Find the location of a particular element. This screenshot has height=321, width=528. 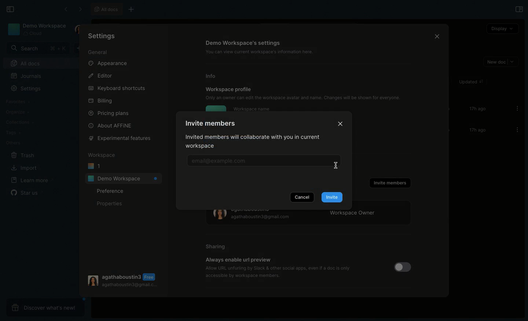

Cancel is located at coordinates (302, 197).